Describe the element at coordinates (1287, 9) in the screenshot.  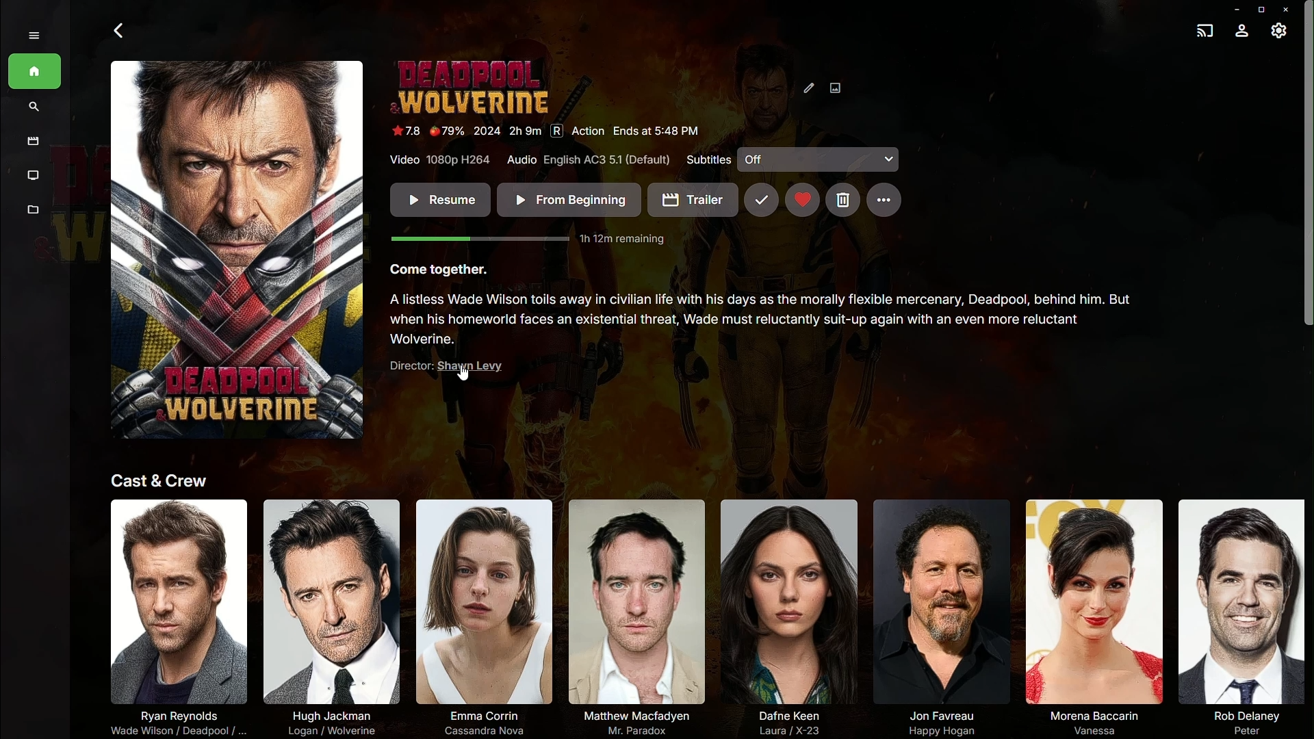
I see `Close` at that location.